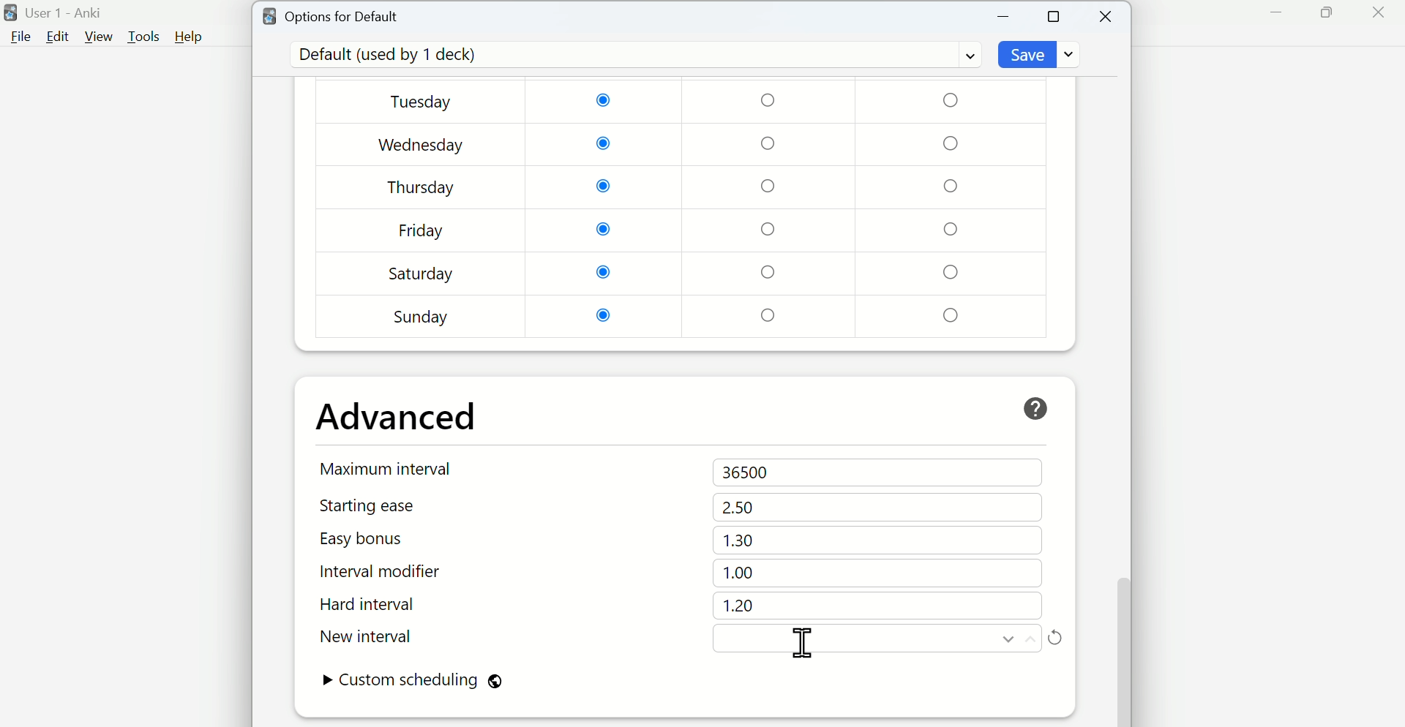 The height and width of the screenshot is (727, 1405). I want to click on Maximize, so click(1326, 13).